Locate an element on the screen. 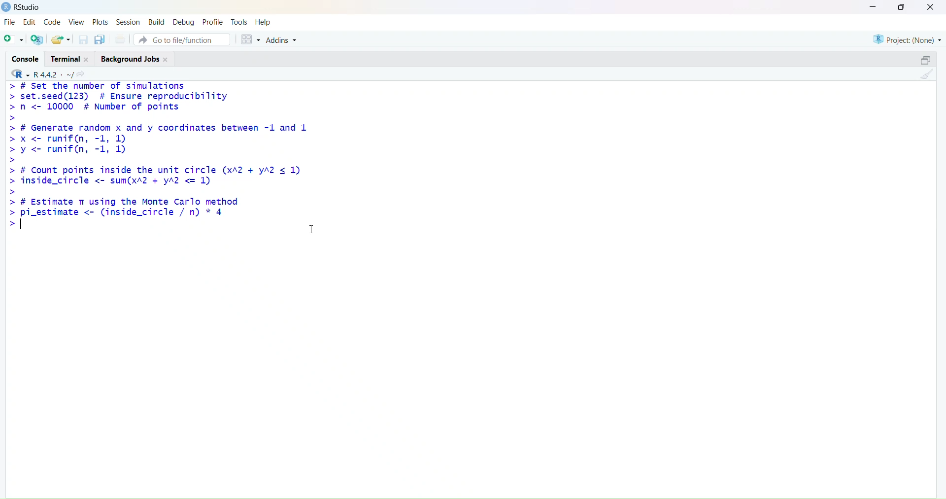  # FF SI WN VIEW YN TED SS SS
> set.seed(123) # Ensure reproducibility

> n <- 10000 # Number of points

>

> # Generate random x and y coordinates between -1 and 1
> x <= runif(n, -1, 1)

> y <= runif(n, -1, 1)

>

> # Count points inside the unit circle (xA2 + yA2 <1)

> inside_circle <- sum(xA2 + yA2 <= 1)

>

> # Estimate m using the Monte Carlo method

> pi_estimate <- (inside_circle / n) * 4

>| 1 is located at coordinates (163, 164).